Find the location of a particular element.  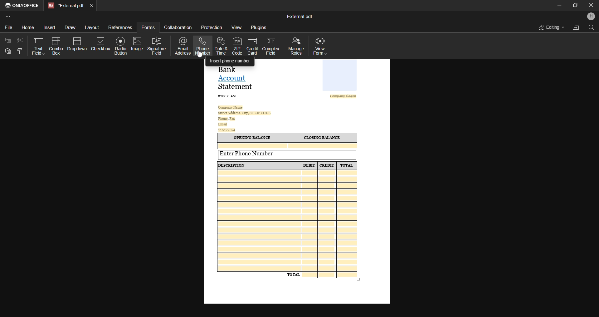

copy is located at coordinates (8, 40).